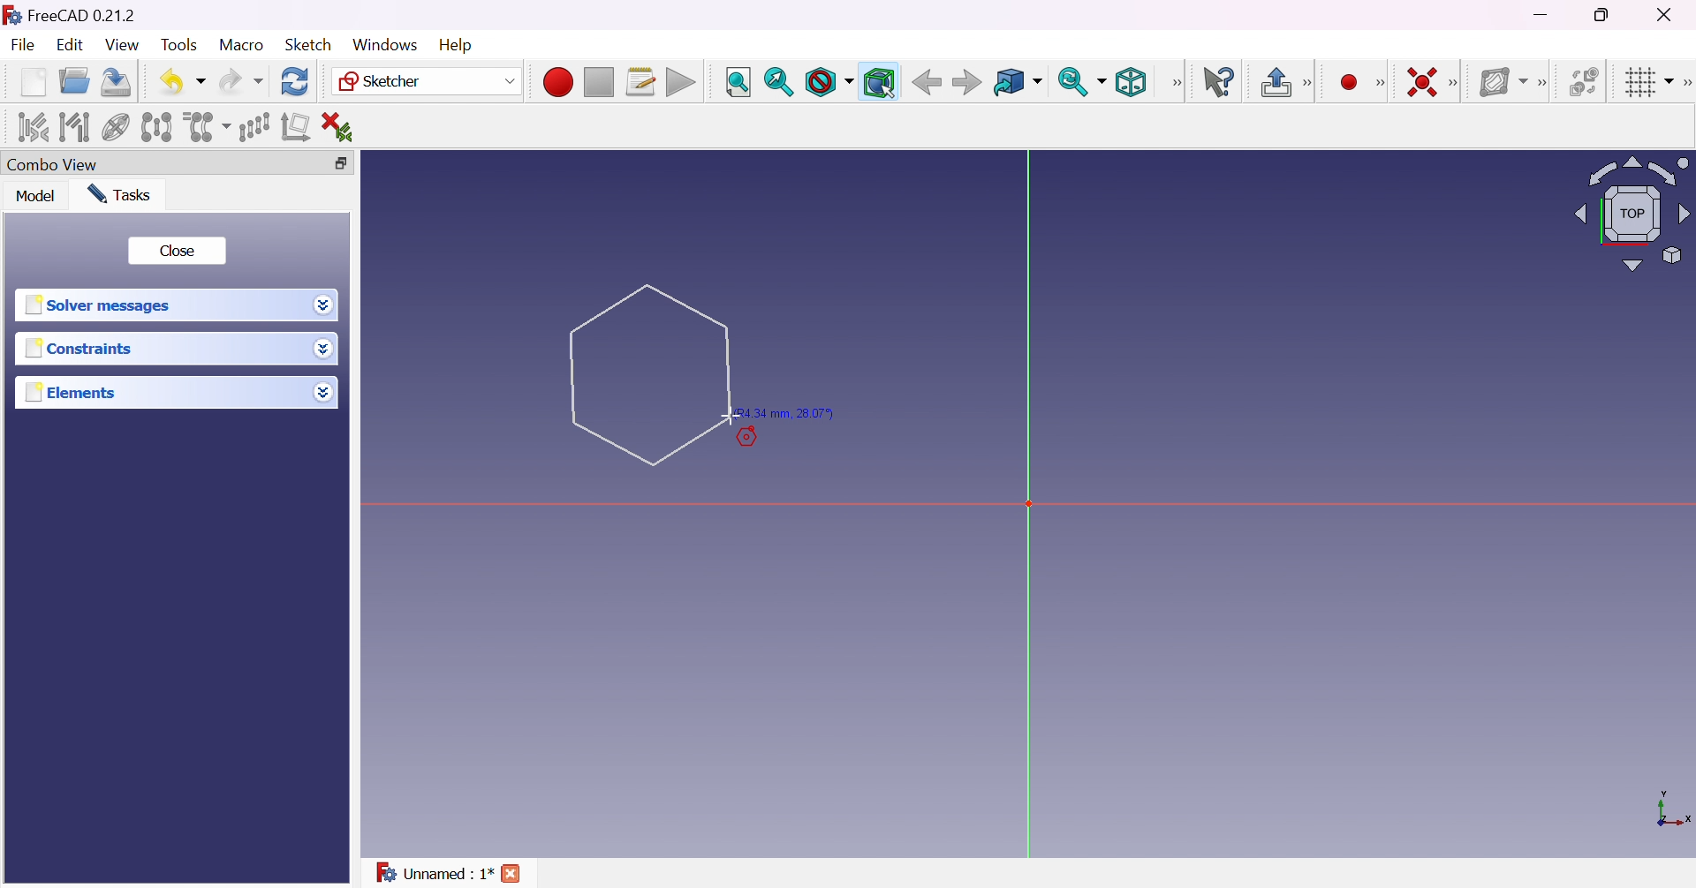 The image size is (1696, 888). What do you see at coordinates (1670, 811) in the screenshot?
I see `x, y axis` at bounding box center [1670, 811].